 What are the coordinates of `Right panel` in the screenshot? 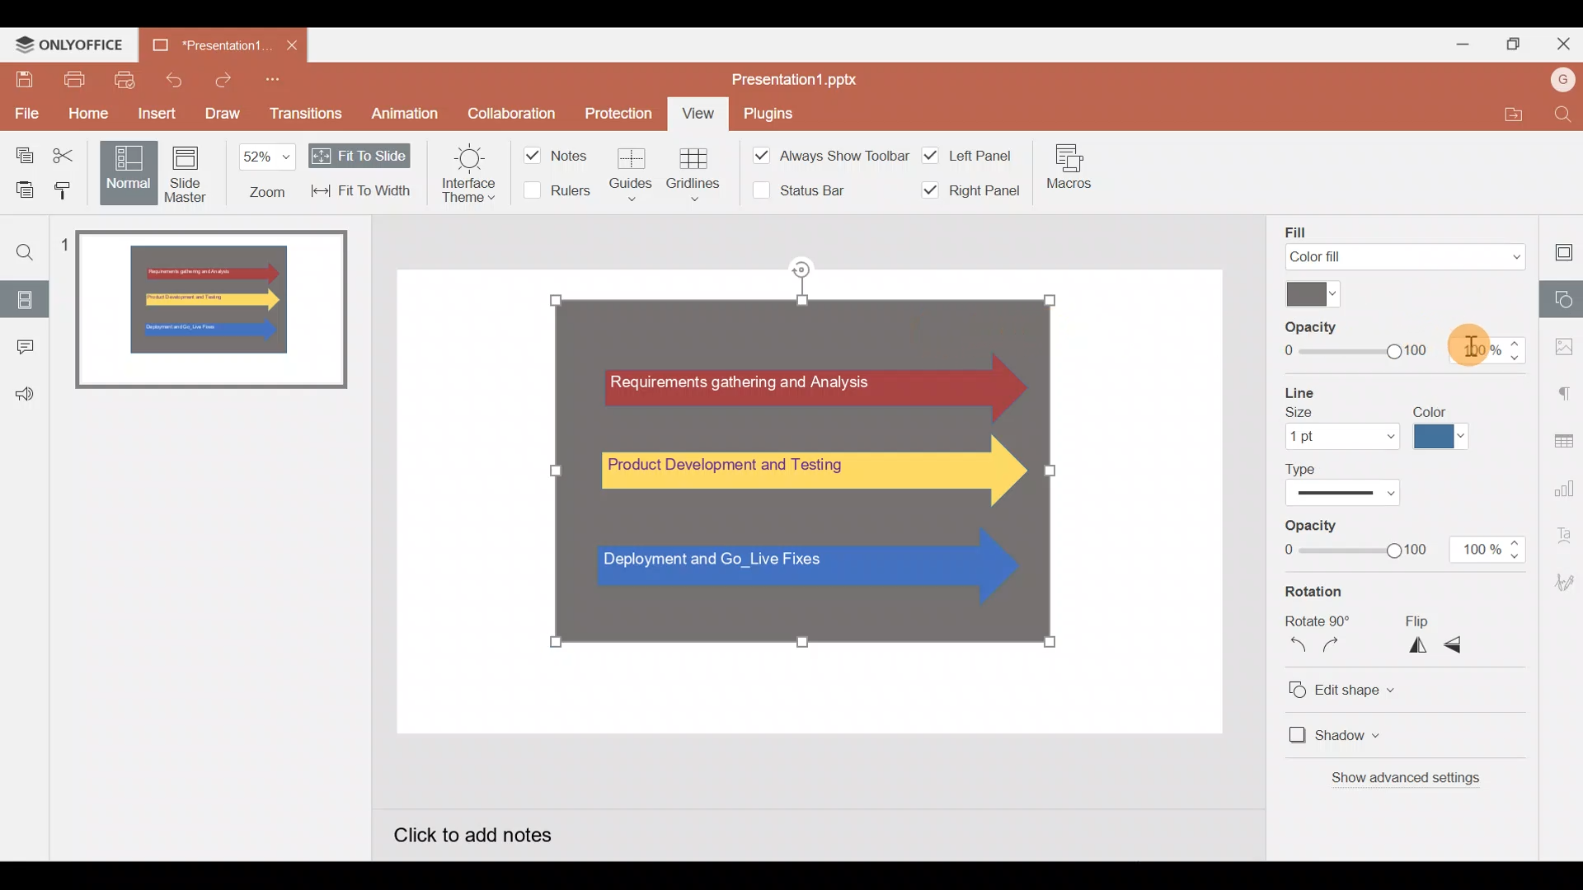 It's located at (968, 191).